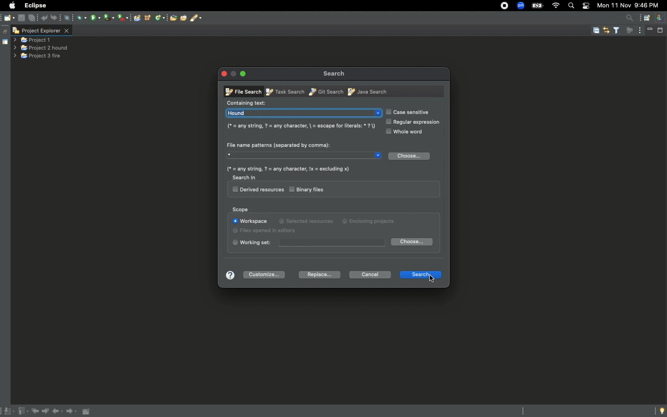 The width and height of the screenshot is (667, 417). What do you see at coordinates (605, 30) in the screenshot?
I see `link with editor` at bounding box center [605, 30].